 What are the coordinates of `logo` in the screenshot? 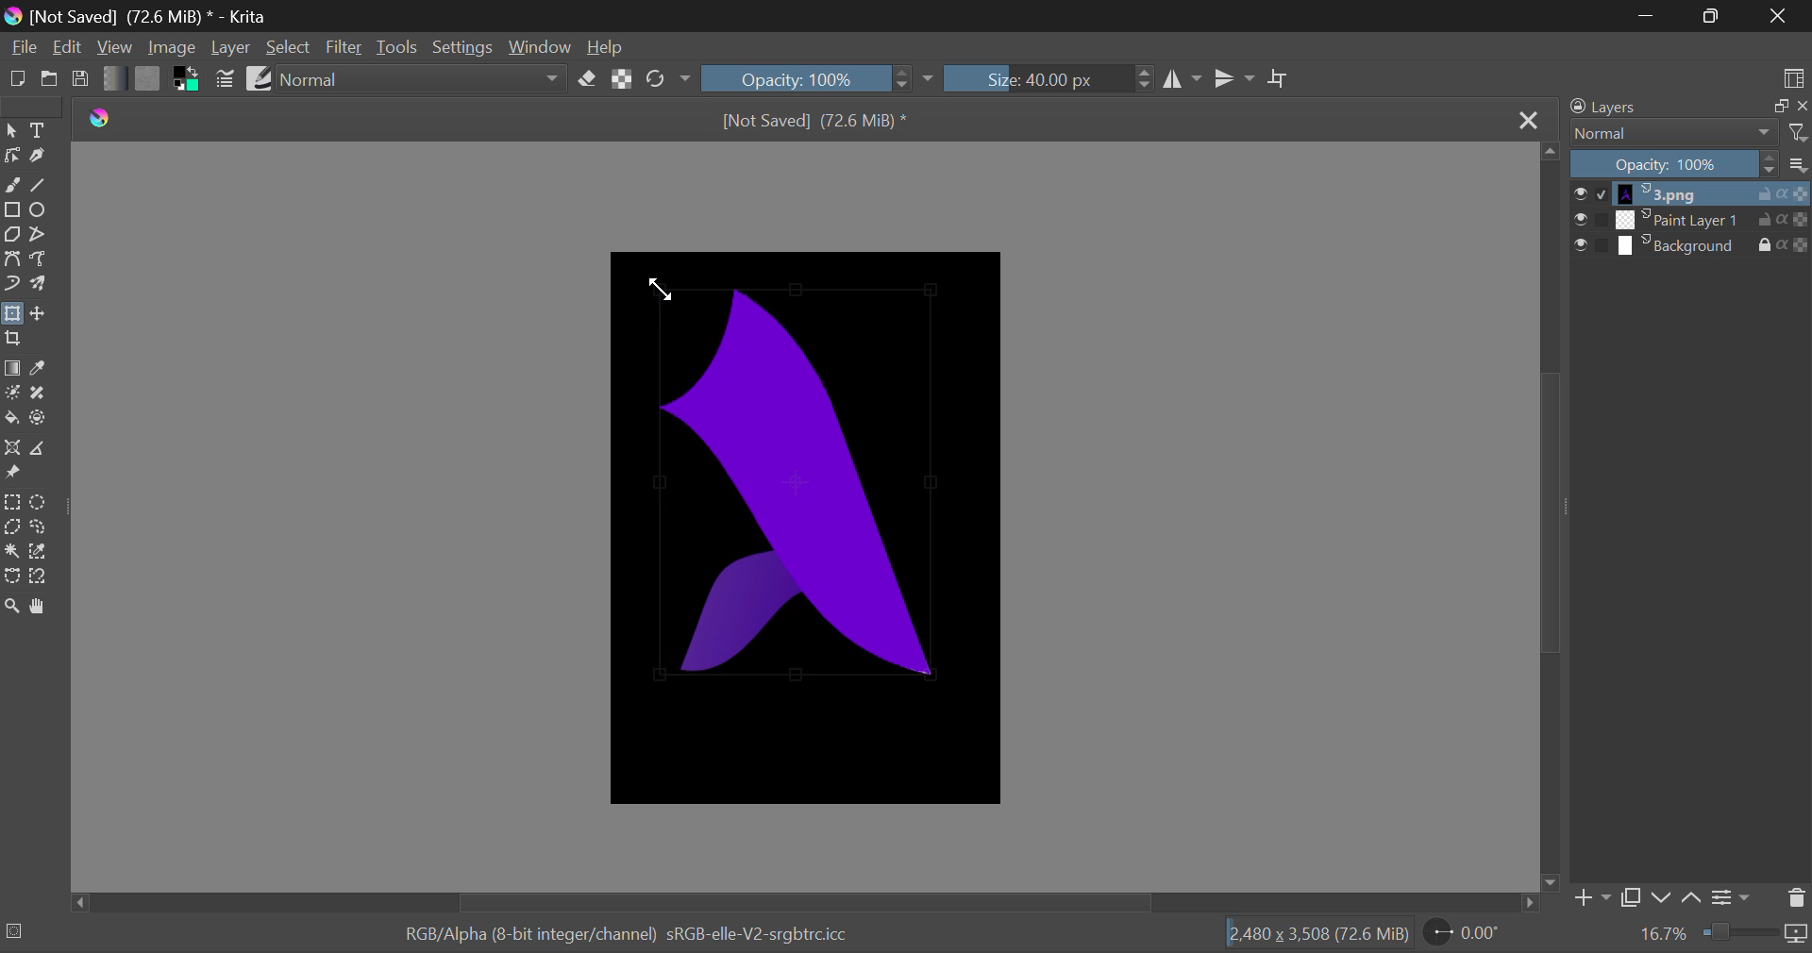 It's located at (16, 18).